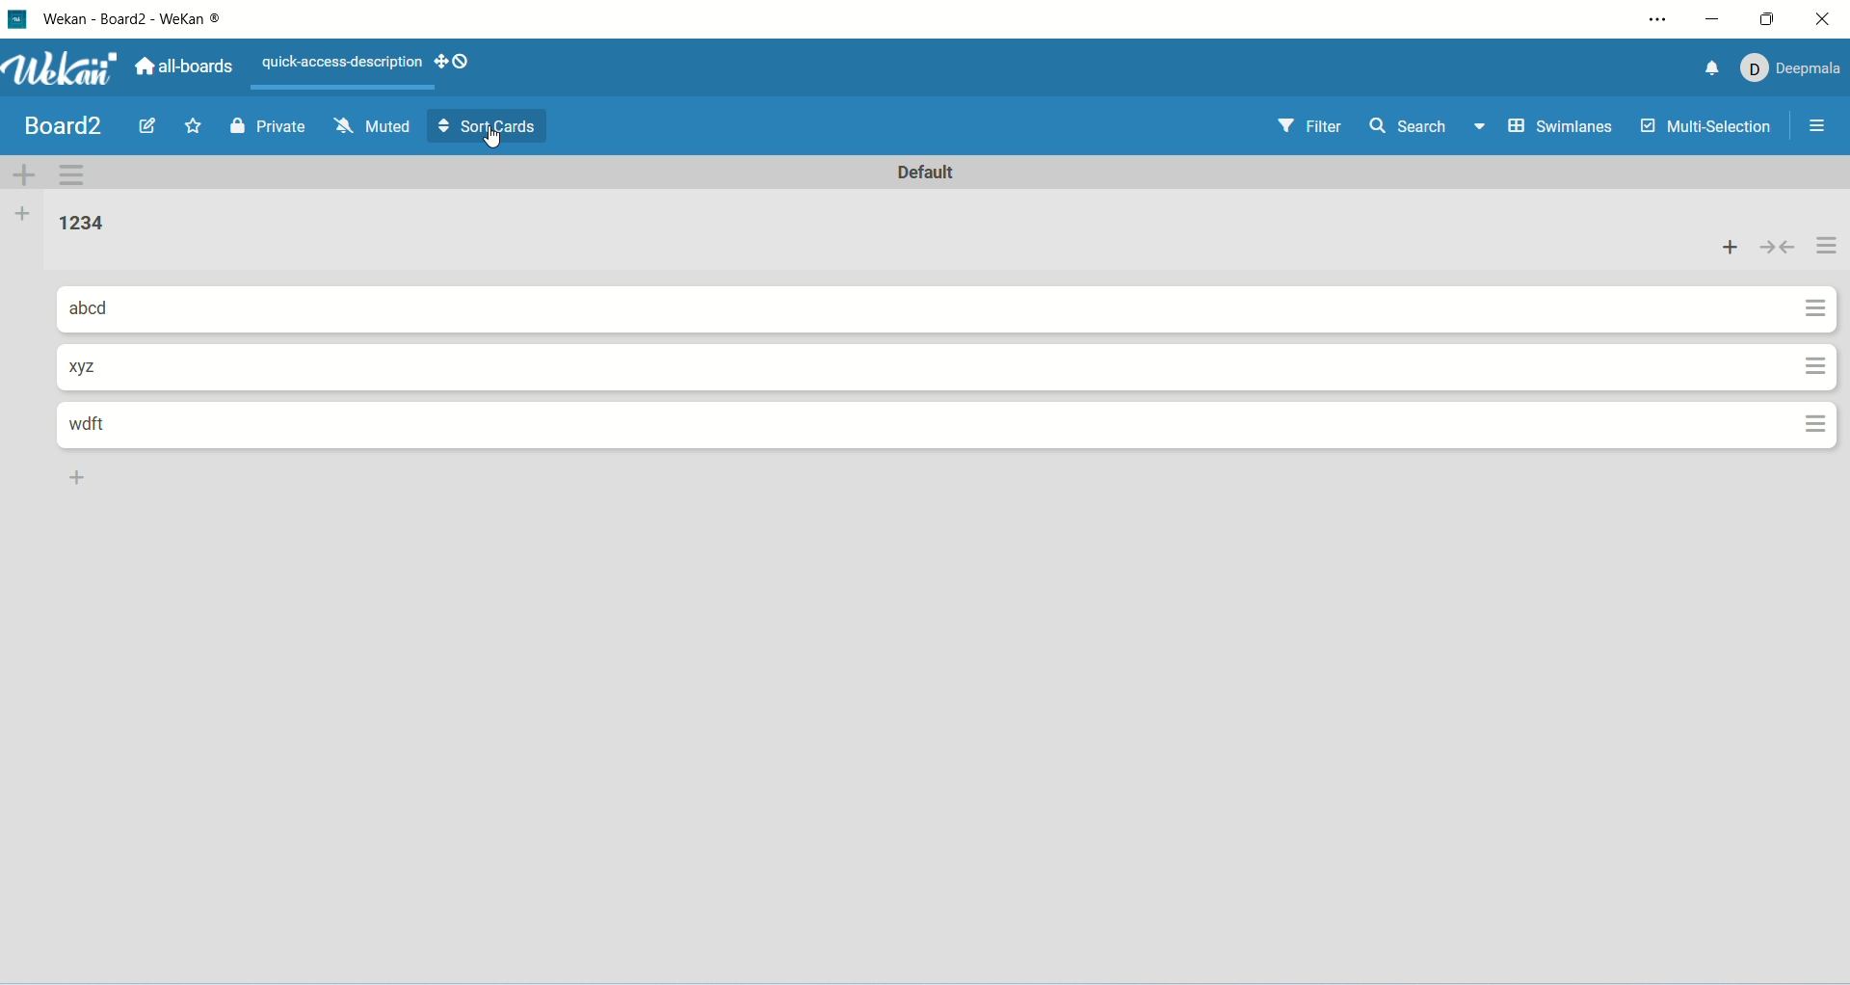  What do you see at coordinates (73, 177) in the screenshot?
I see `swimlane actions` at bounding box center [73, 177].